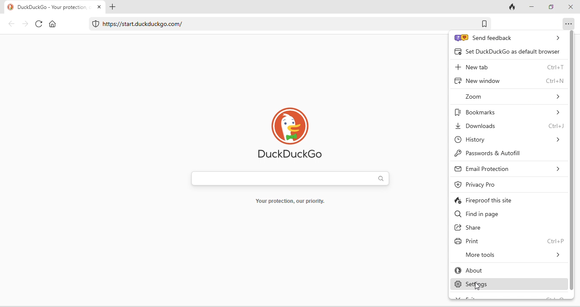  I want to click on settings, so click(496, 284).